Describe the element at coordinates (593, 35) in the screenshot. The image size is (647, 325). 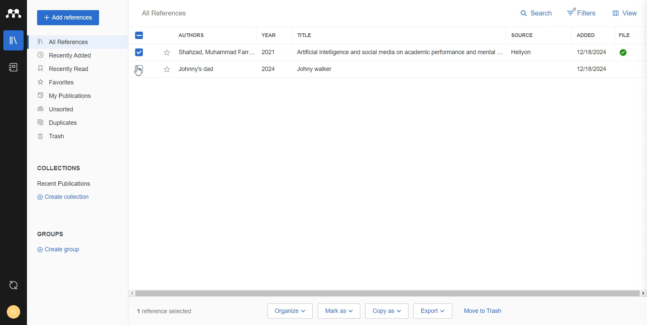
I see `Added` at that location.